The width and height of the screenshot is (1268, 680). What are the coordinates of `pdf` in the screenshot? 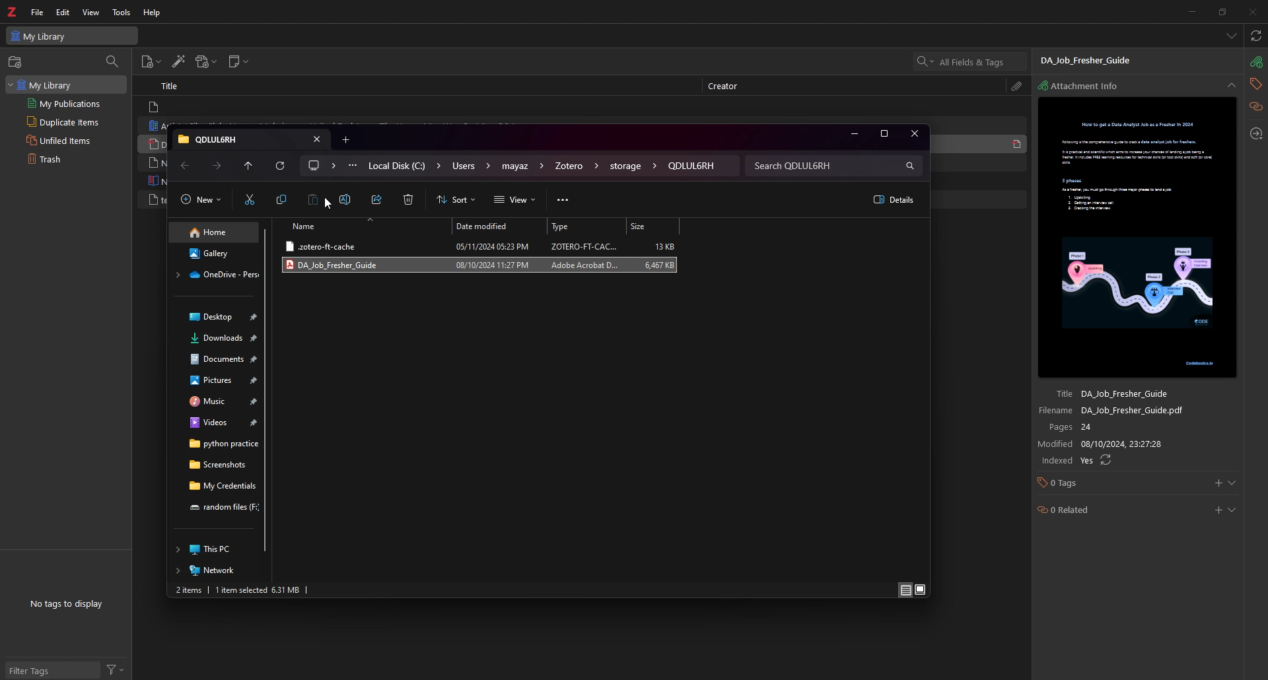 It's located at (1016, 144).